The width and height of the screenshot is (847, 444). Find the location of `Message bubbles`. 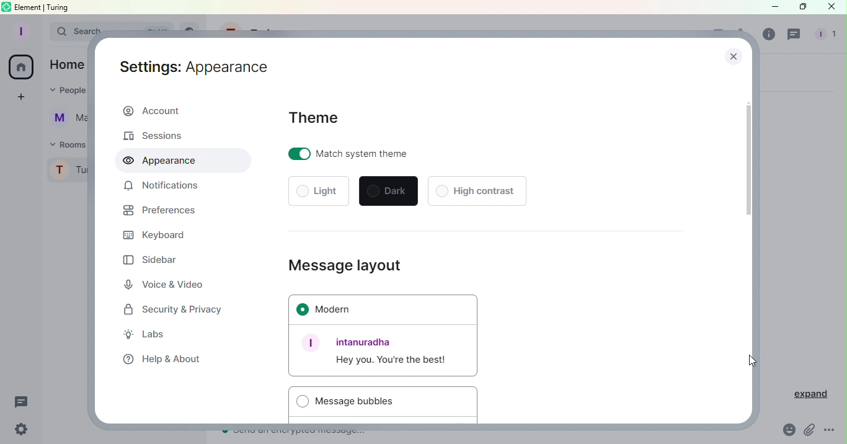

Message bubbles is located at coordinates (383, 402).